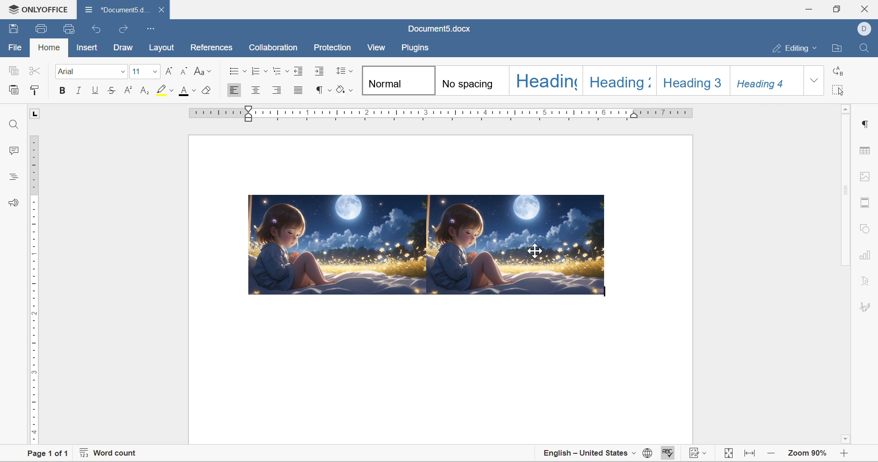  What do you see at coordinates (38, 9) in the screenshot?
I see `ONLYOFFICE` at bounding box center [38, 9].